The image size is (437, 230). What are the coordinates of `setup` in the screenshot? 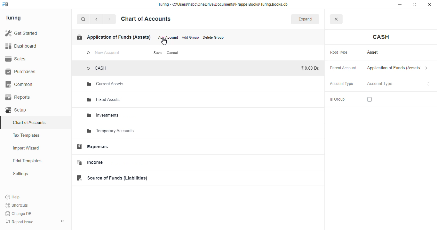 It's located at (17, 110).